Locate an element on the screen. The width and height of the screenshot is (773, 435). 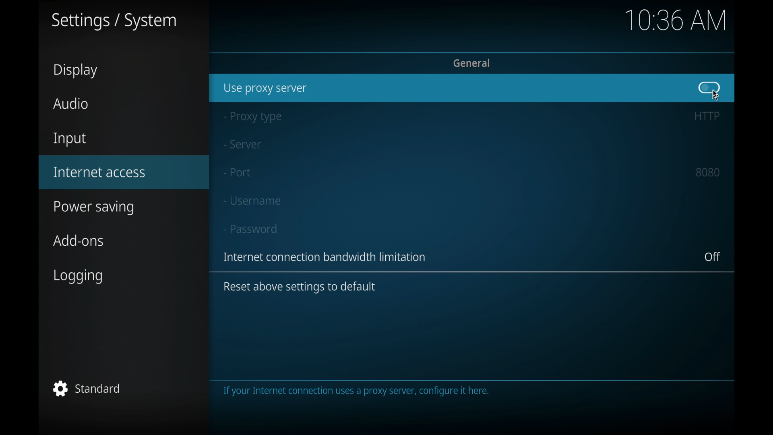
if your internet connection uses a proxy server configure it here is located at coordinates (362, 393).